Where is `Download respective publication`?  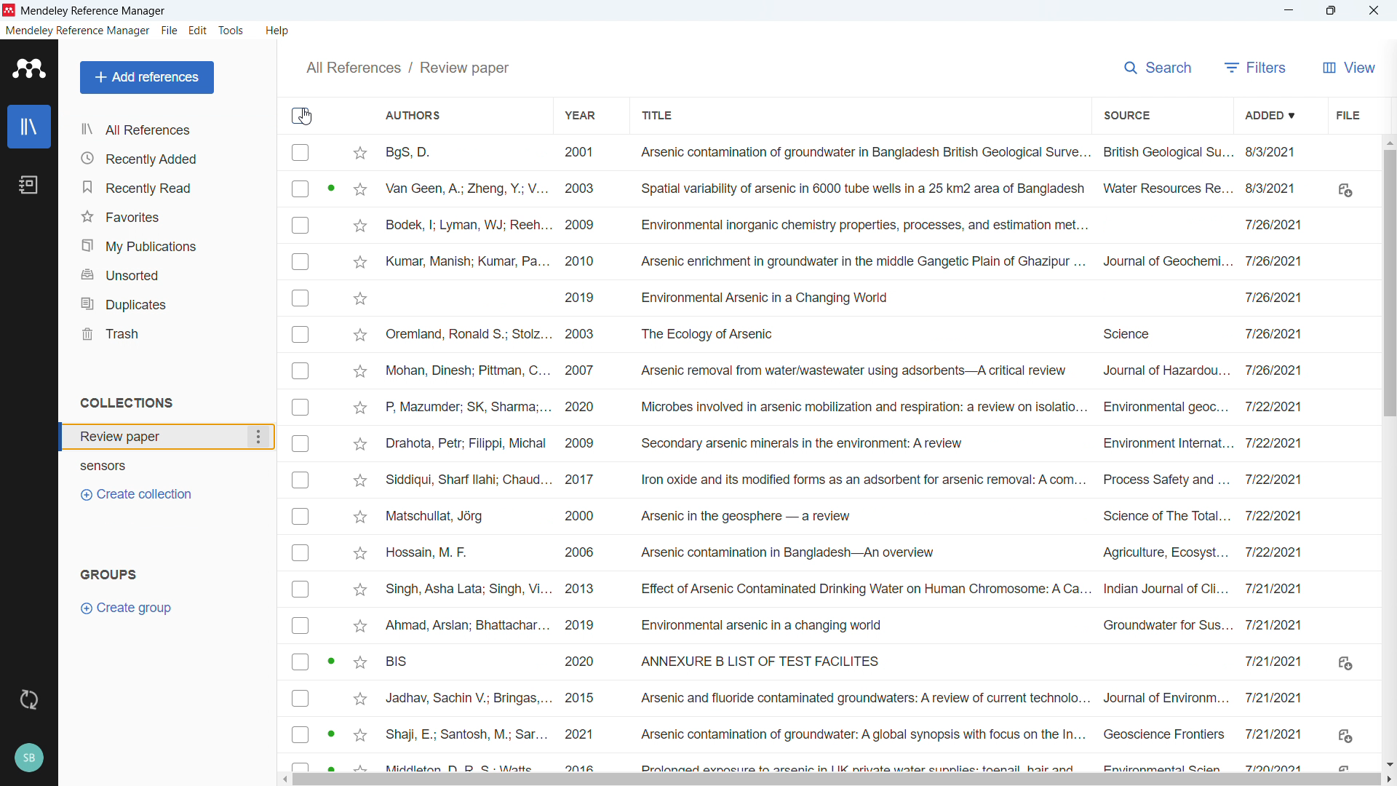
Download respective publication is located at coordinates (1345, 736).